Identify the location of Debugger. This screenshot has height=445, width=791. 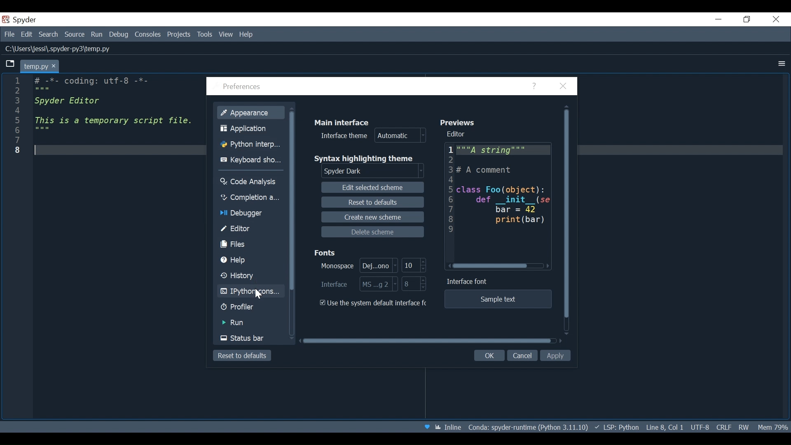
(244, 214).